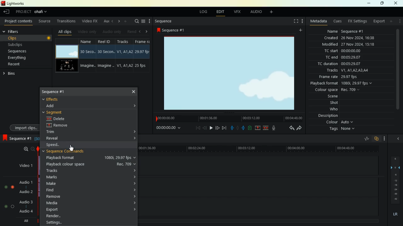 The image size is (403, 226). Describe the element at coordinates (25, 181) in the screenshot. I see `audio1` at that location.